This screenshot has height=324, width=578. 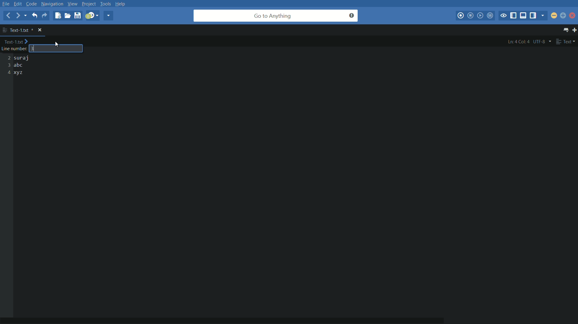 I want to click on code, so click(x=32, y=4).